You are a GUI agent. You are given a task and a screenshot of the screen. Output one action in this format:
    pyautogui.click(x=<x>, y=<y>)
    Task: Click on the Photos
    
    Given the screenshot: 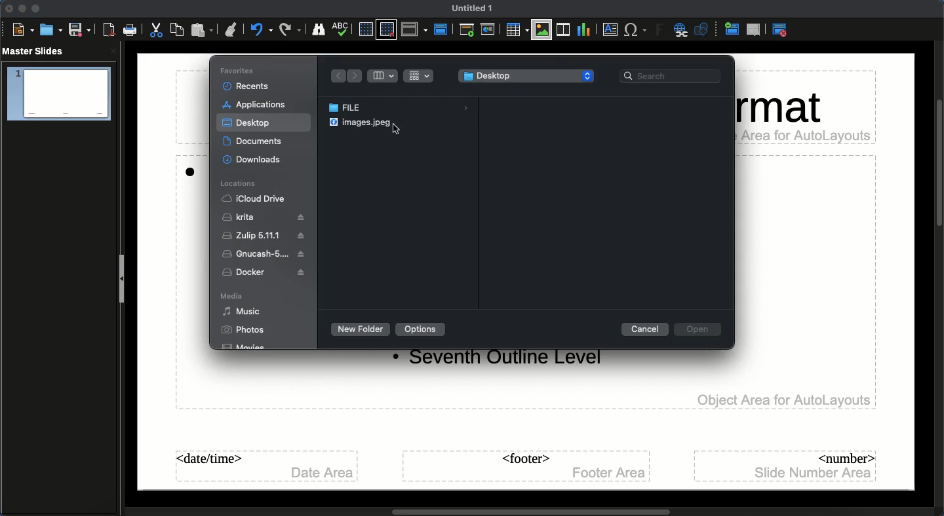 What is the action you would take?
    pyautogui.click(x=243, y=329)
    